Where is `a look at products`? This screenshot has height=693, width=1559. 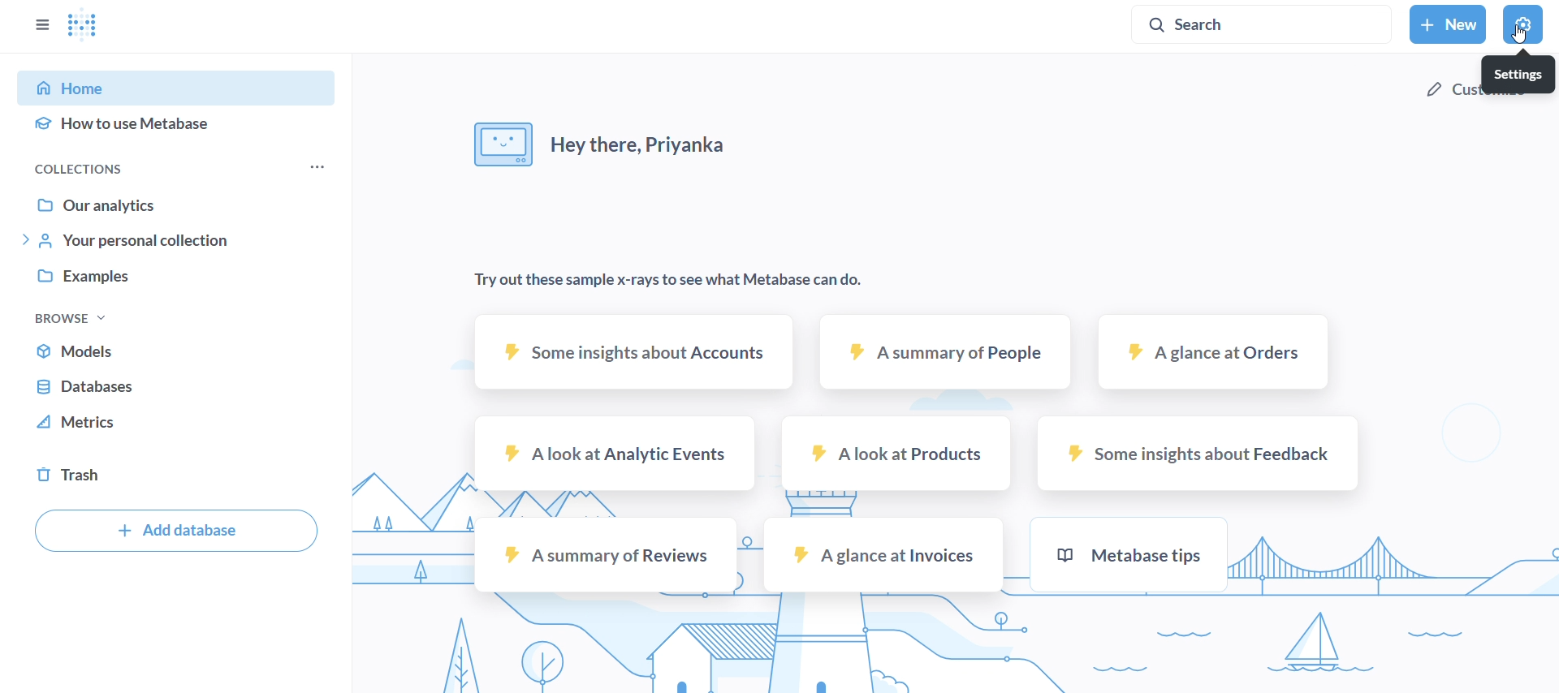
a look at products is located at coordinates (898, 450).